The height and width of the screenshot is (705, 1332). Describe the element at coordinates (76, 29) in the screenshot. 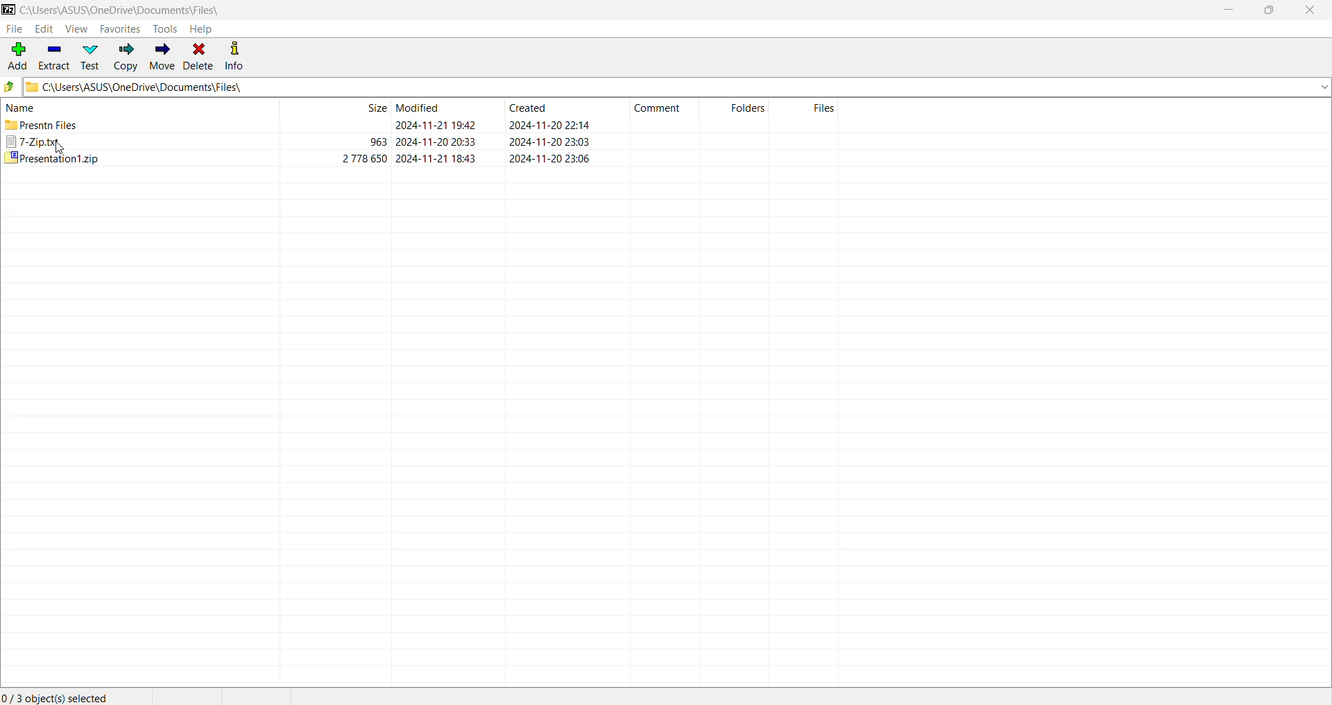

I see `View` at that location.